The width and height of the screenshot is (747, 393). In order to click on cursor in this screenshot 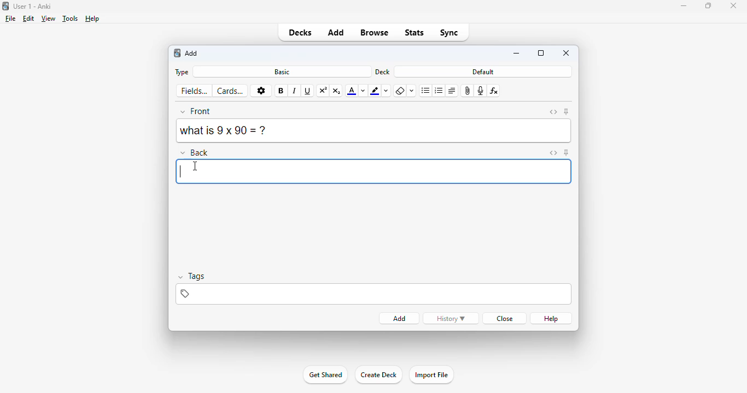, I will do `click(195, 166)`.